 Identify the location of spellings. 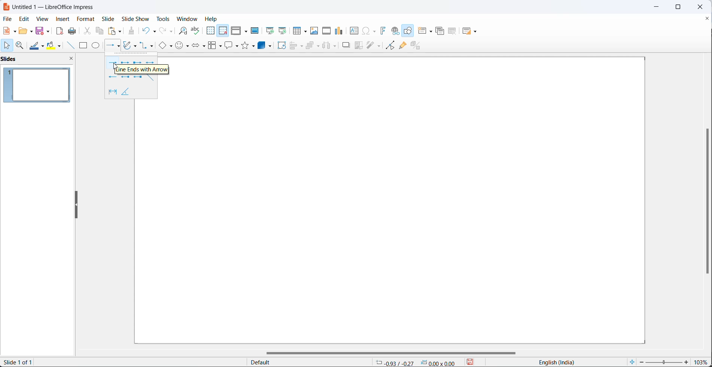
(196, 31).